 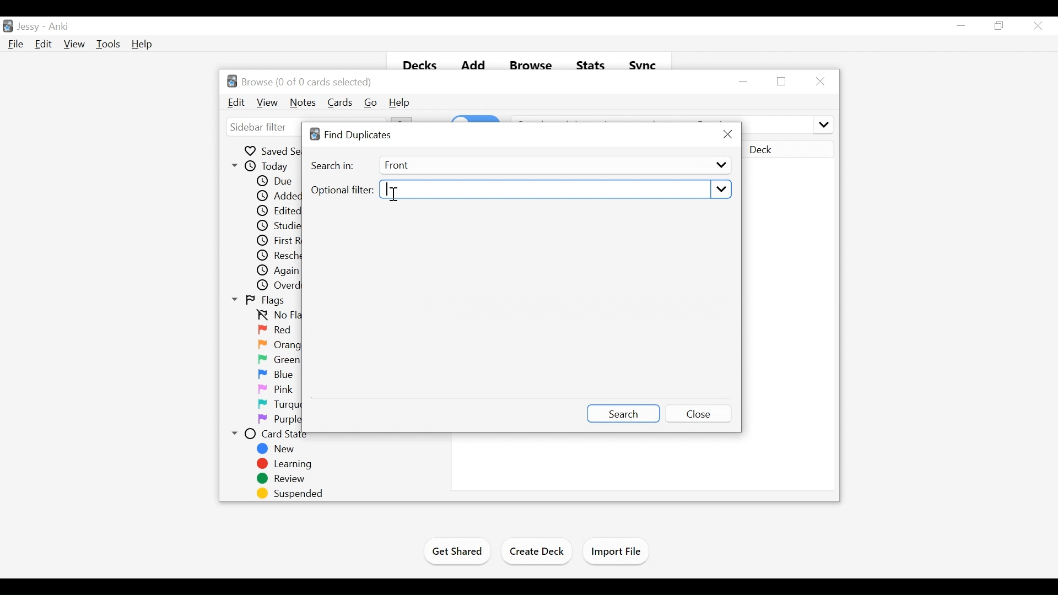 I want to click on Restore, so click(x=782, y=82).